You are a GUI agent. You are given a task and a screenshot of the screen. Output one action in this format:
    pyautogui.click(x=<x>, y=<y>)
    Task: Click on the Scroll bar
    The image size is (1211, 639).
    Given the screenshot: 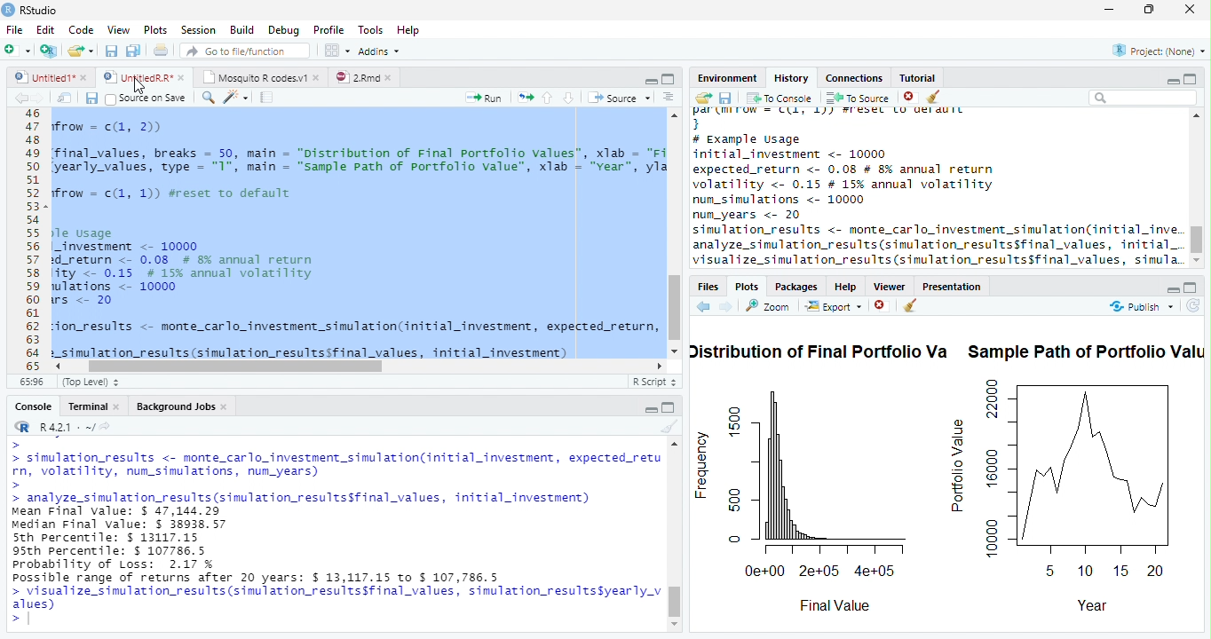 What is the action you would take?
    pyautogui.click(x=1198, y=240)
    